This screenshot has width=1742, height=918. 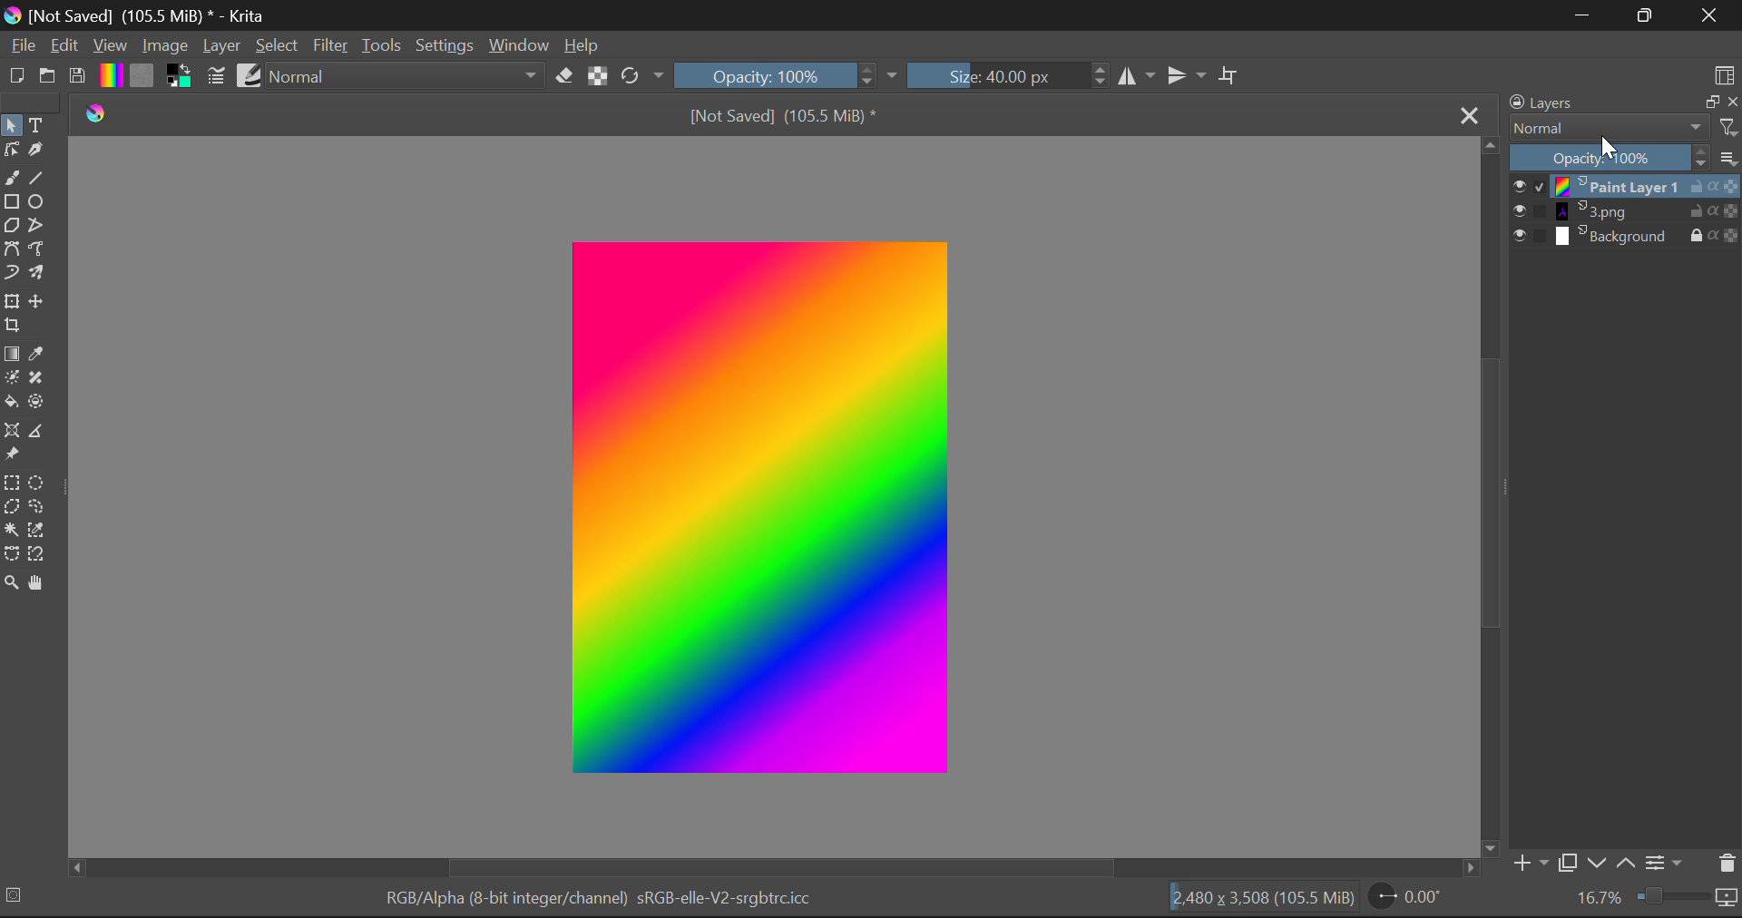 What do you see at coordinates (1703, 187) in the screenshot?
I see `lock layer` at bounding box center [1703, 187].